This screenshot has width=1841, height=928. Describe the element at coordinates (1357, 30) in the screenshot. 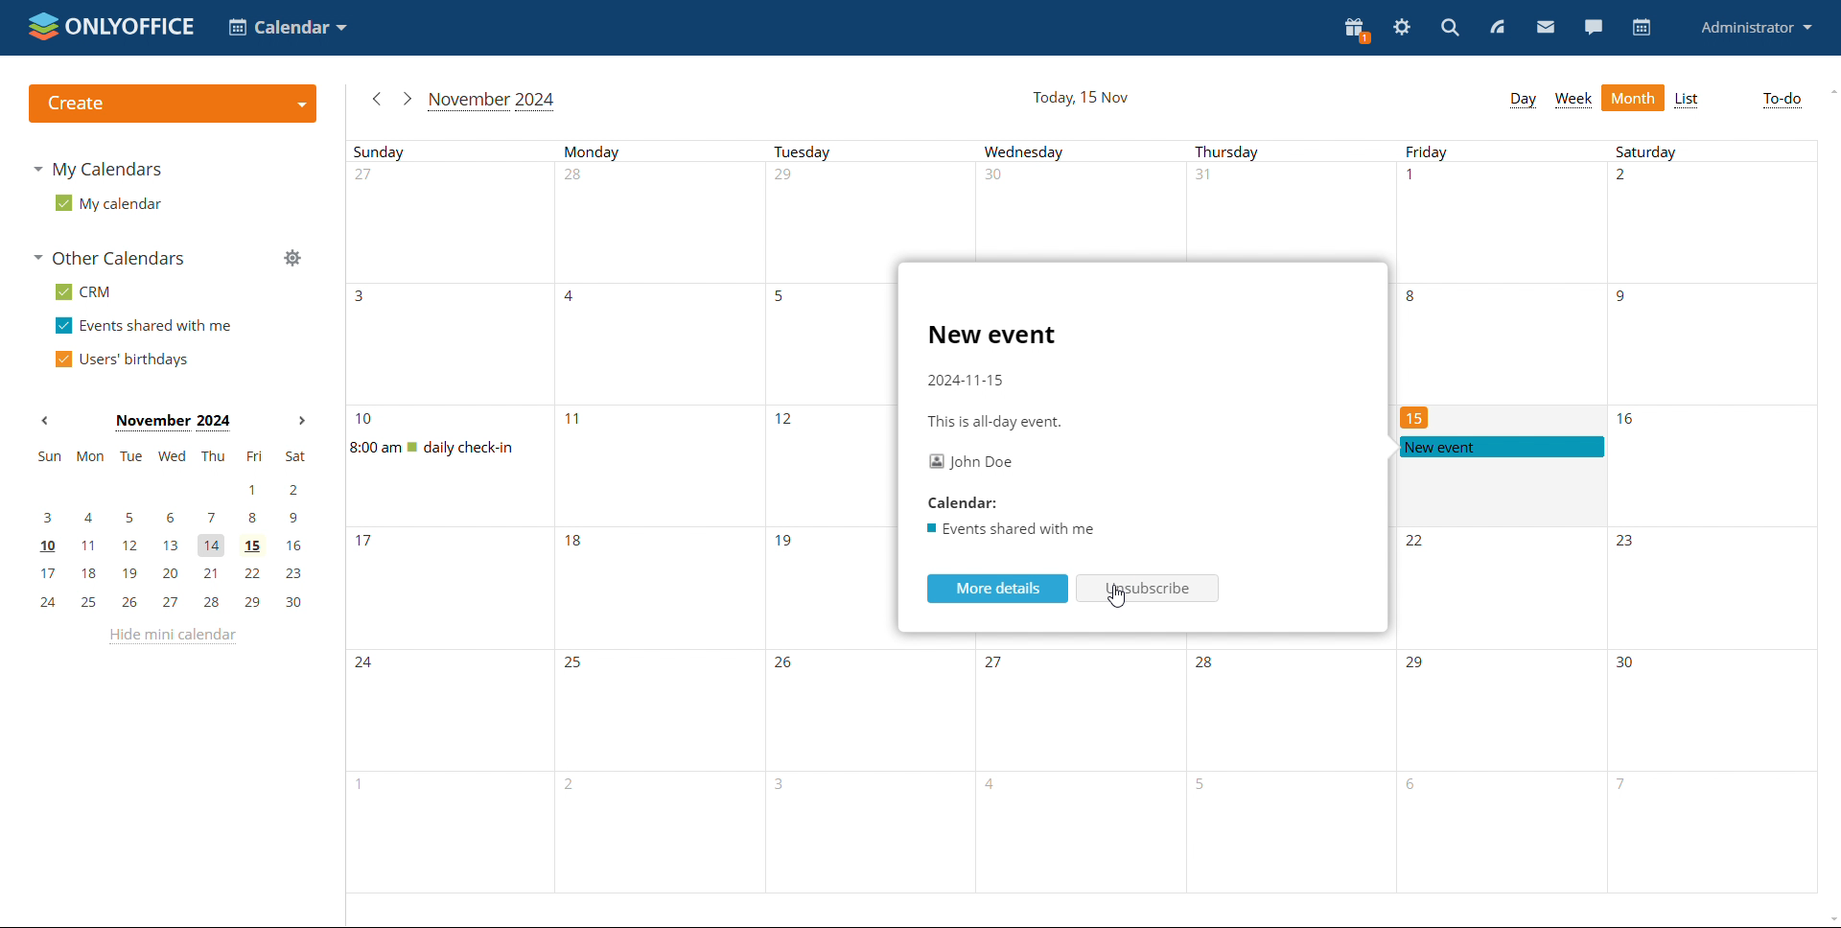

I see `present` at that location.